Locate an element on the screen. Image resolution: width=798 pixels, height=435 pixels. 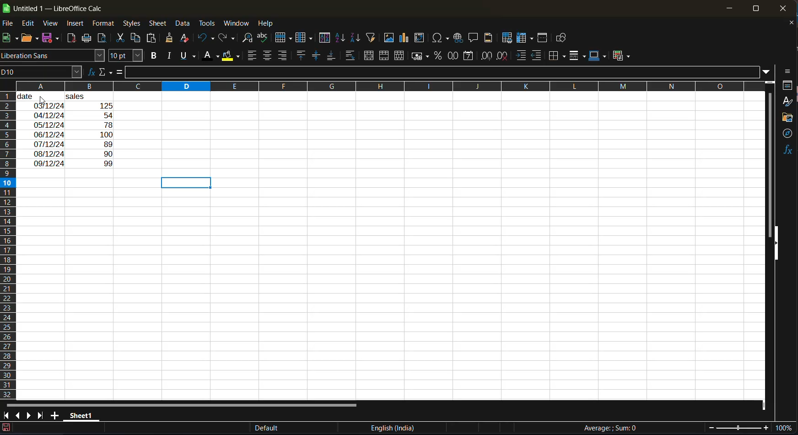
show draw functions is located at coordinates (563, 40).